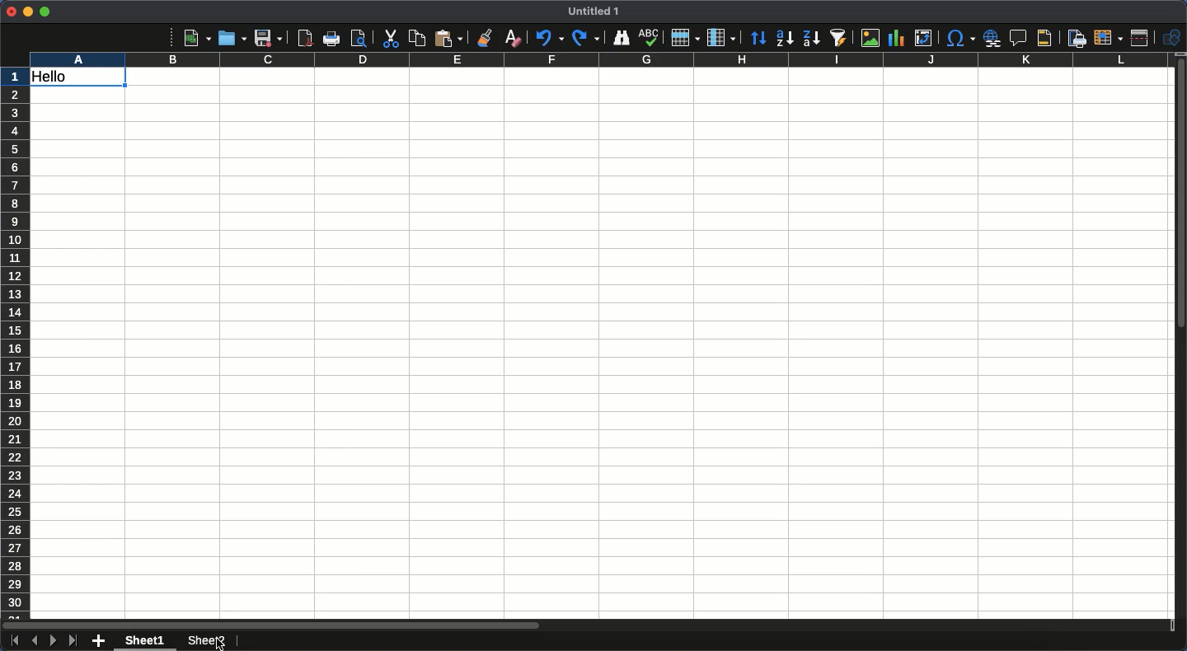  Describe the element at coordinates (268, 38) in the screenshot. I see `Save` at that location.